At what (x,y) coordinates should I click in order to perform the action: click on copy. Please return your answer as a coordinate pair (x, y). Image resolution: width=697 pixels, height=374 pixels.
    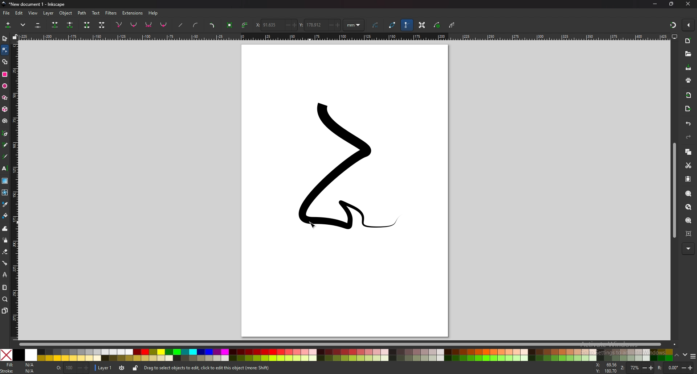
    Looking at the image, I should click on (689, 153).